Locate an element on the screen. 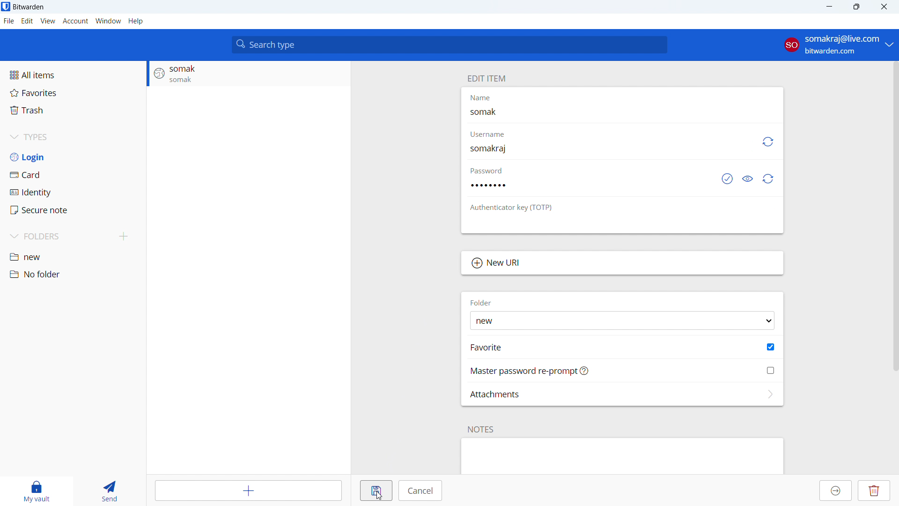 The width and height of the screenshot is (899, 506). folders is located at coordinates (58, 237).